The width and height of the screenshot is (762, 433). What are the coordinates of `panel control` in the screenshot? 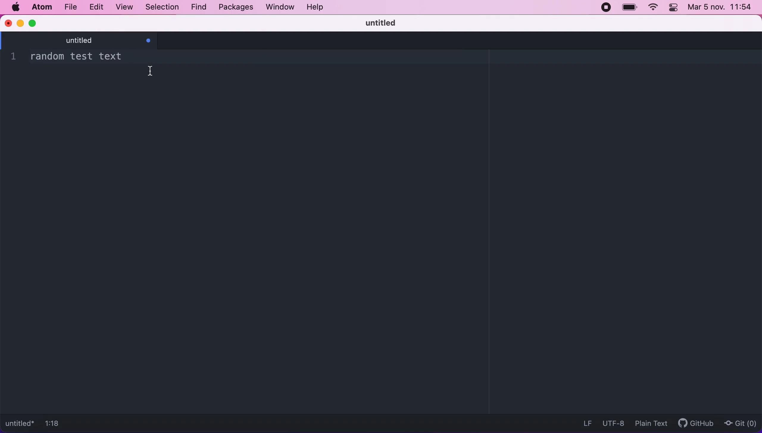 It's located at (674, 8).